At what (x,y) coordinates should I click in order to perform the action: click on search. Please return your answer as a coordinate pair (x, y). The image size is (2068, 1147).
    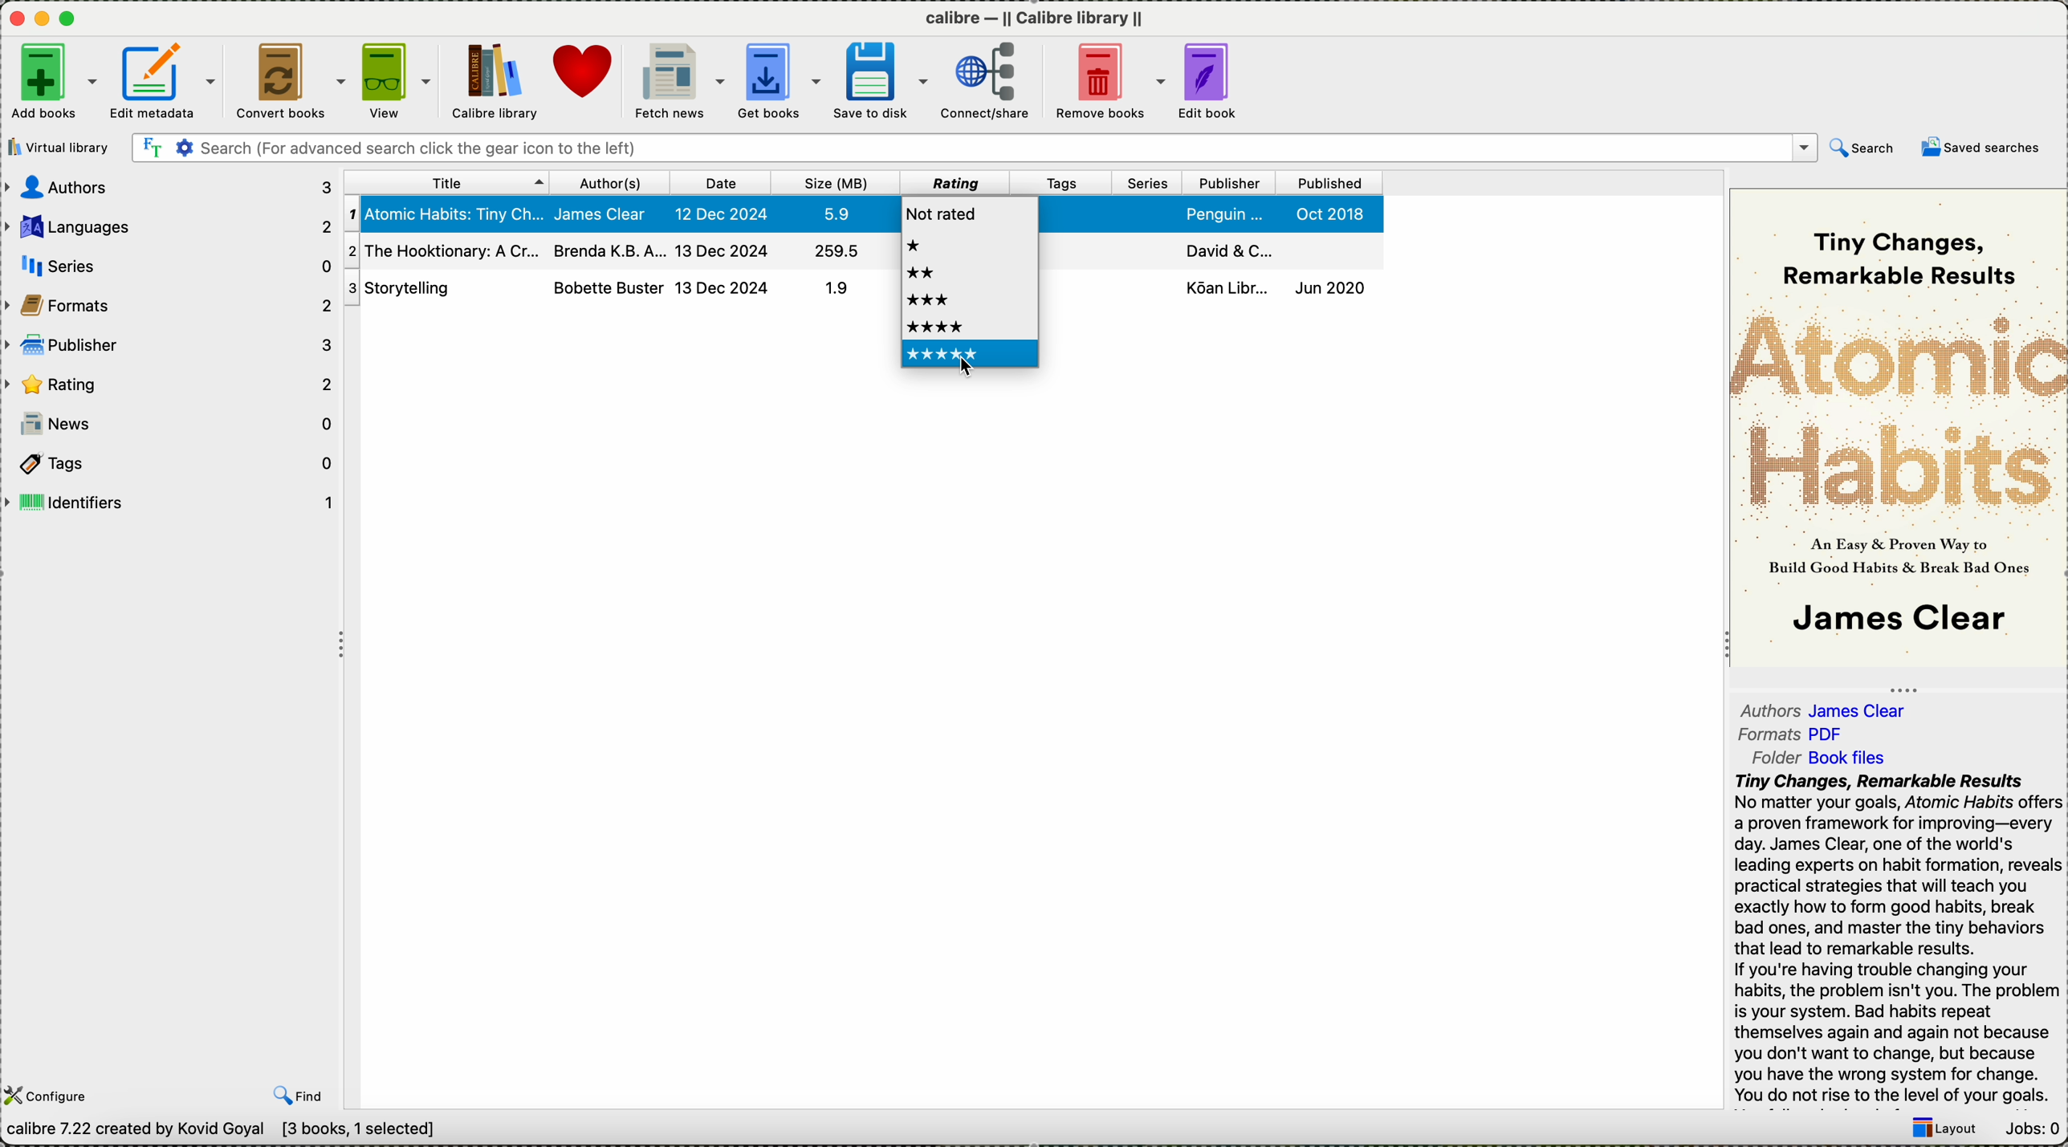
    Looking at the image, I should click on (1866, 148).